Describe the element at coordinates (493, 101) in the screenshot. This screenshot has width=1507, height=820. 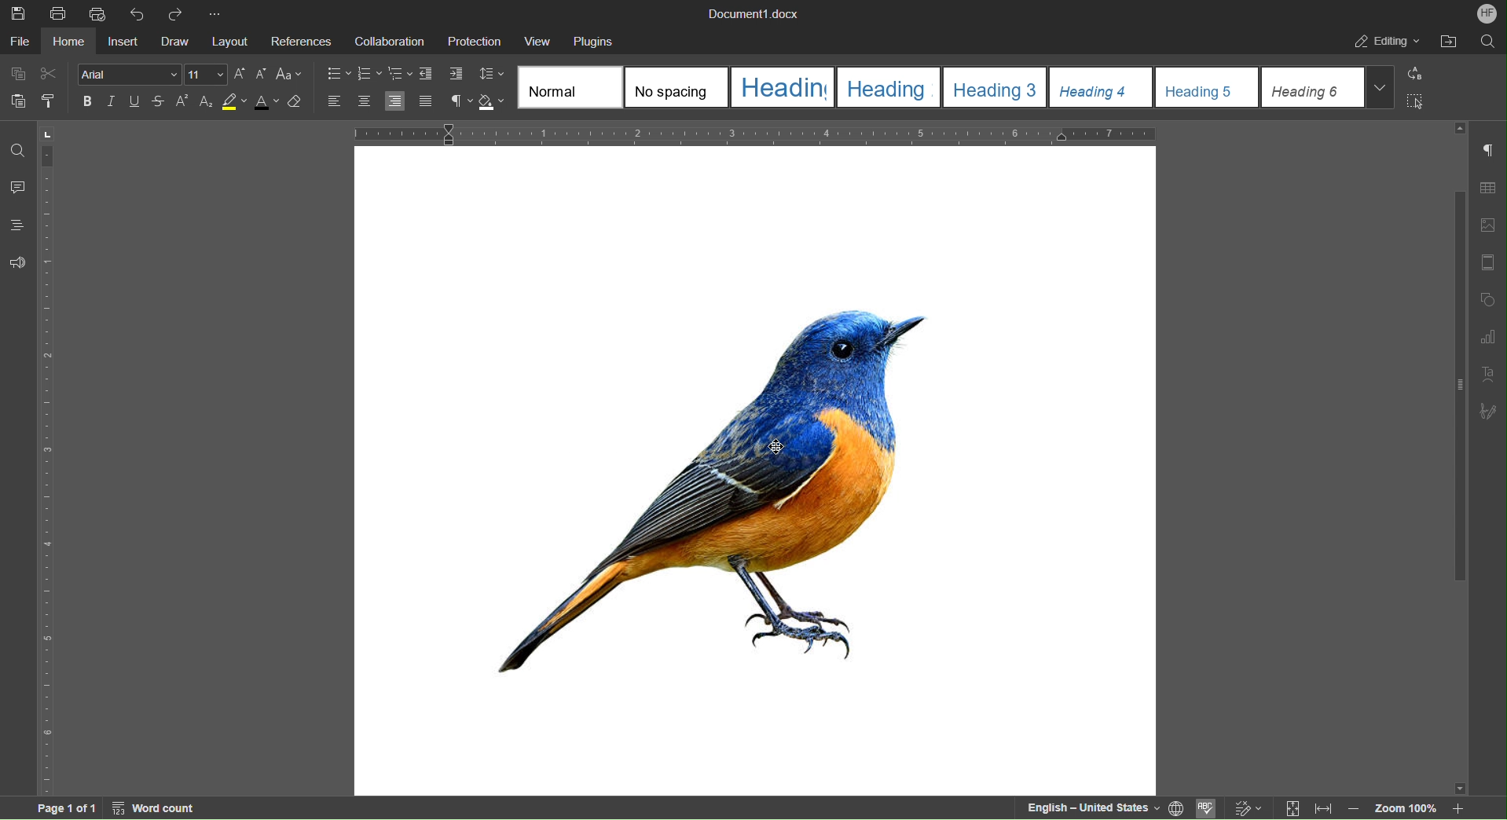
I see `Shadow` at that location.